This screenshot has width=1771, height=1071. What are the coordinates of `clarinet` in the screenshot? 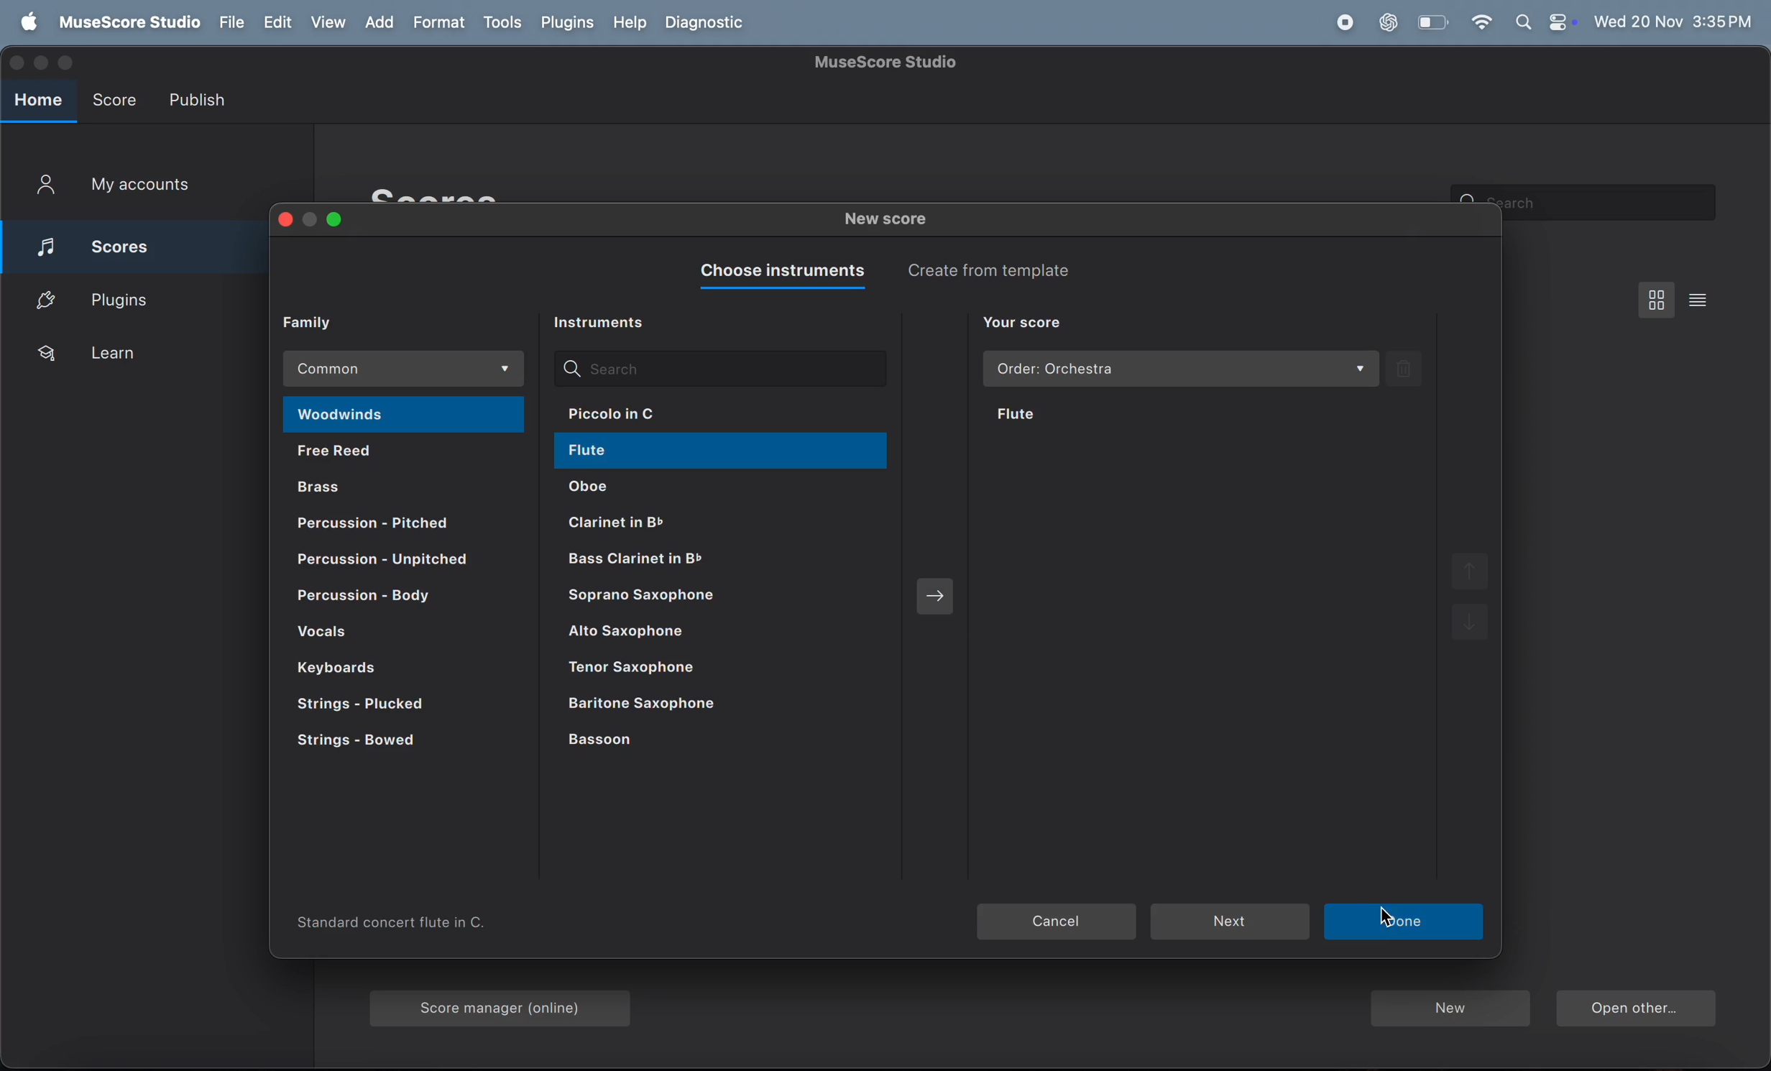 It's located at (698, 560).